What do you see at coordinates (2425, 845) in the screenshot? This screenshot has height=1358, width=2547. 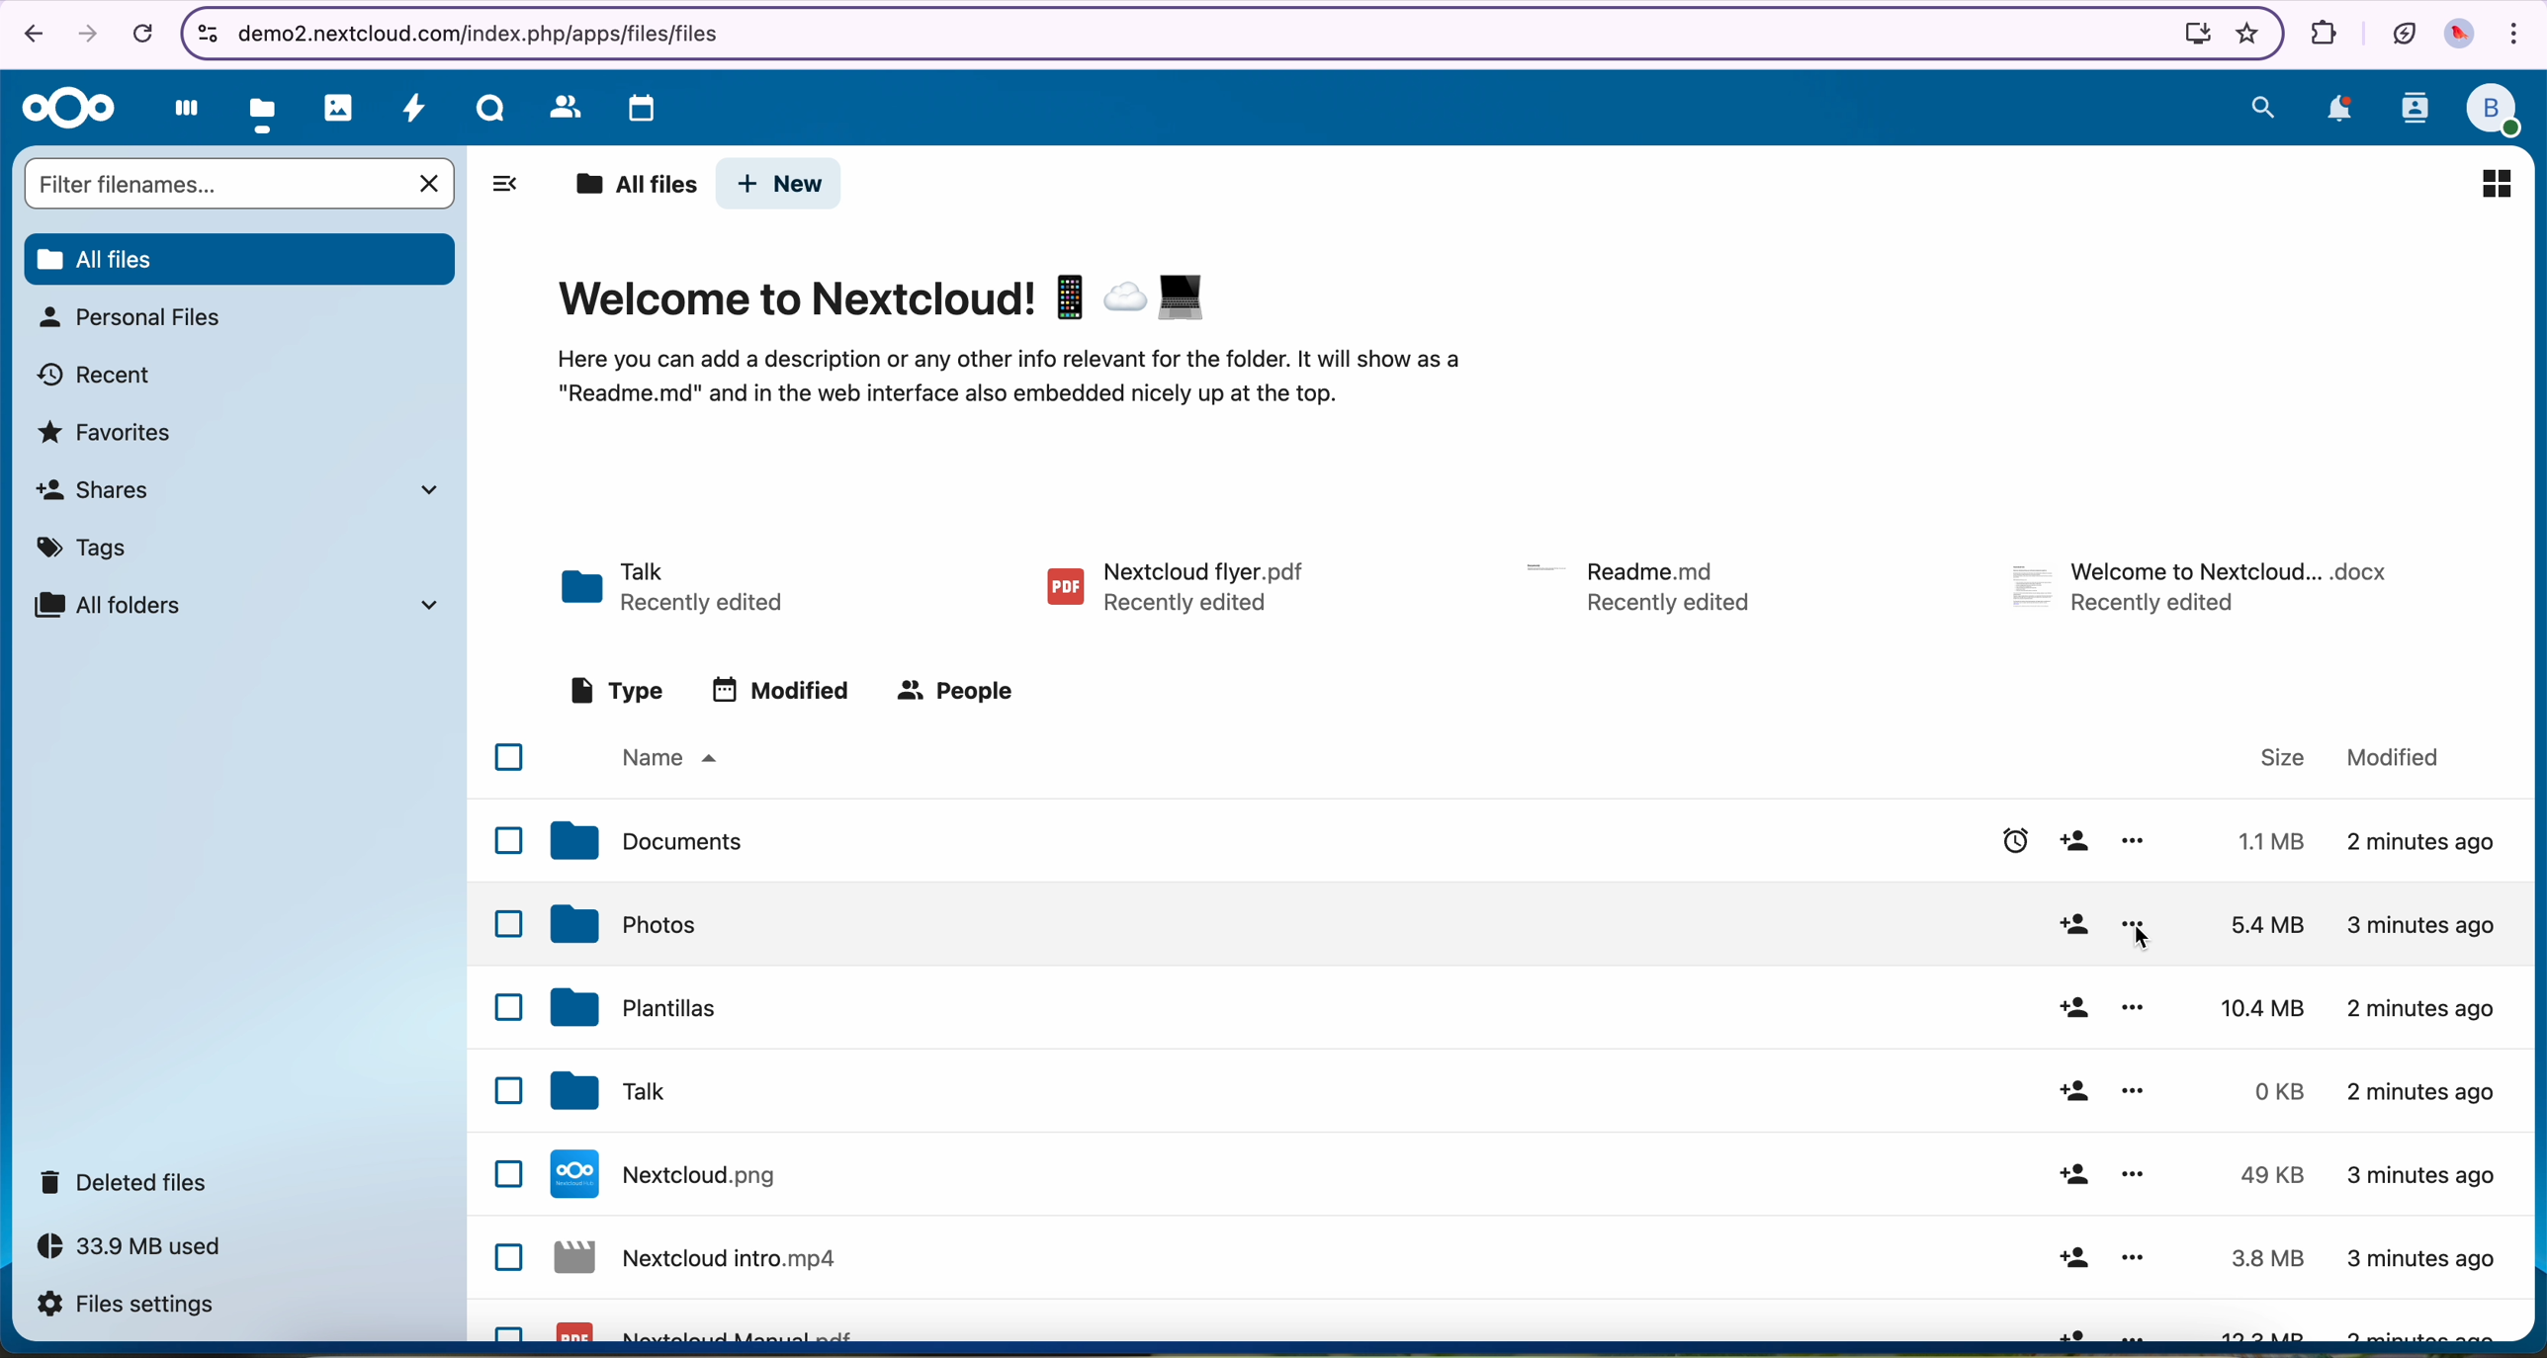 I see `2 minutes ago` at bounding box center [2425, 845].